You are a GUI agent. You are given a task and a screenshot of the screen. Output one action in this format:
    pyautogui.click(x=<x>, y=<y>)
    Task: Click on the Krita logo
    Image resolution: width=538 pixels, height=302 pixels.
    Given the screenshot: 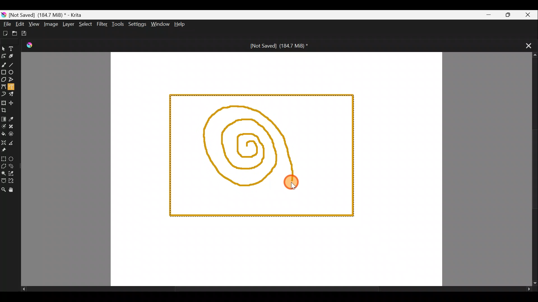 What is the action you would take?
    pyautogui.click(x=3, y=15)
    